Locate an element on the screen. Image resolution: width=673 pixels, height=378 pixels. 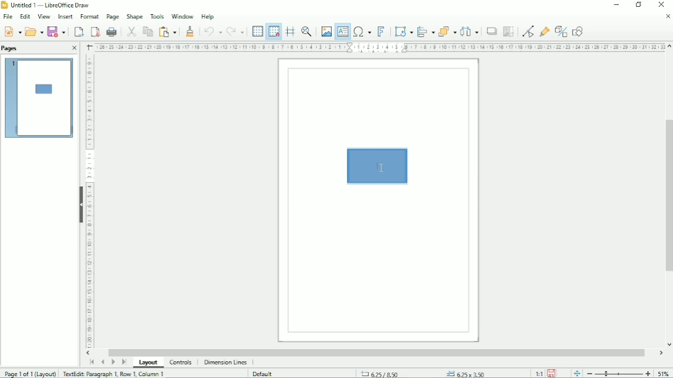
6.25x3.50 is located at coordinates (465, 372).